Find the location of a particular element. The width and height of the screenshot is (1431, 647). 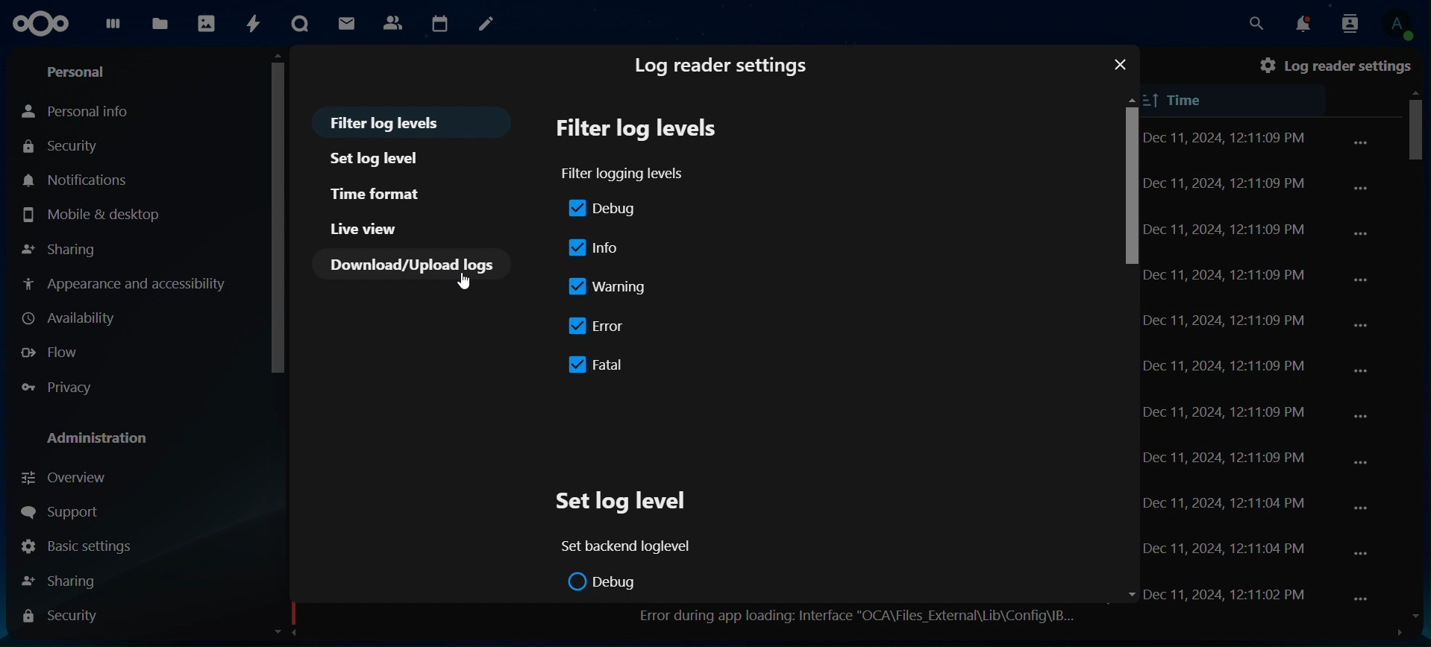

security is located at coordinates (64, 145).